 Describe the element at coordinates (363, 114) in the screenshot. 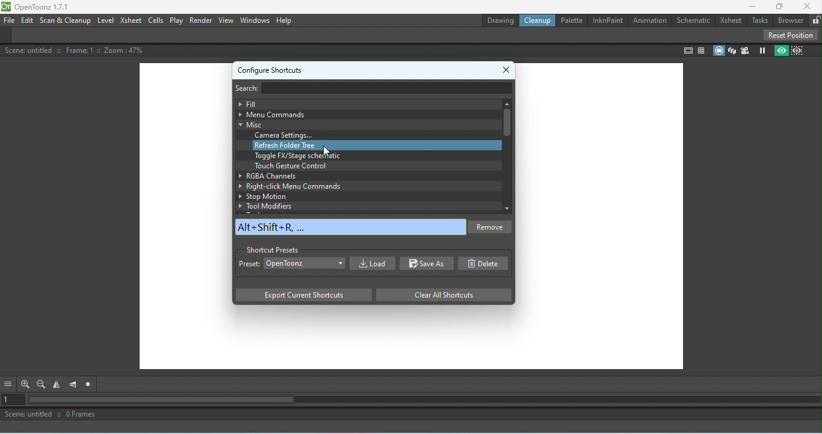

I see `Menu Commands` at that location.